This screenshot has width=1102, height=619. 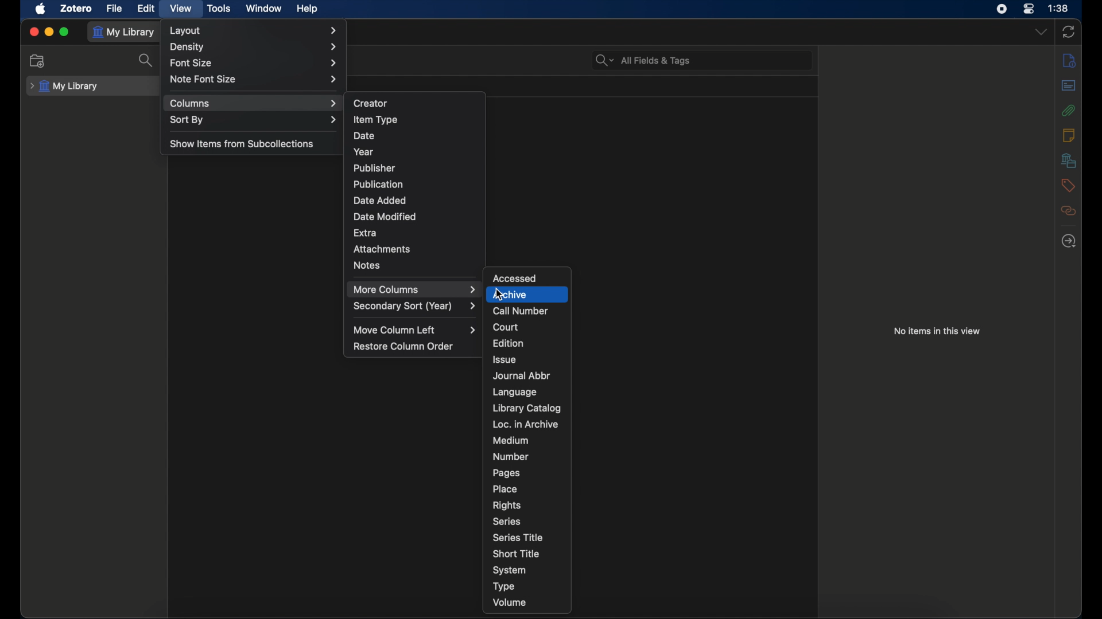 What do you see at coordinates (65, 32) in the screenshot?
I see `maximize` at bounding box center [65, 32].